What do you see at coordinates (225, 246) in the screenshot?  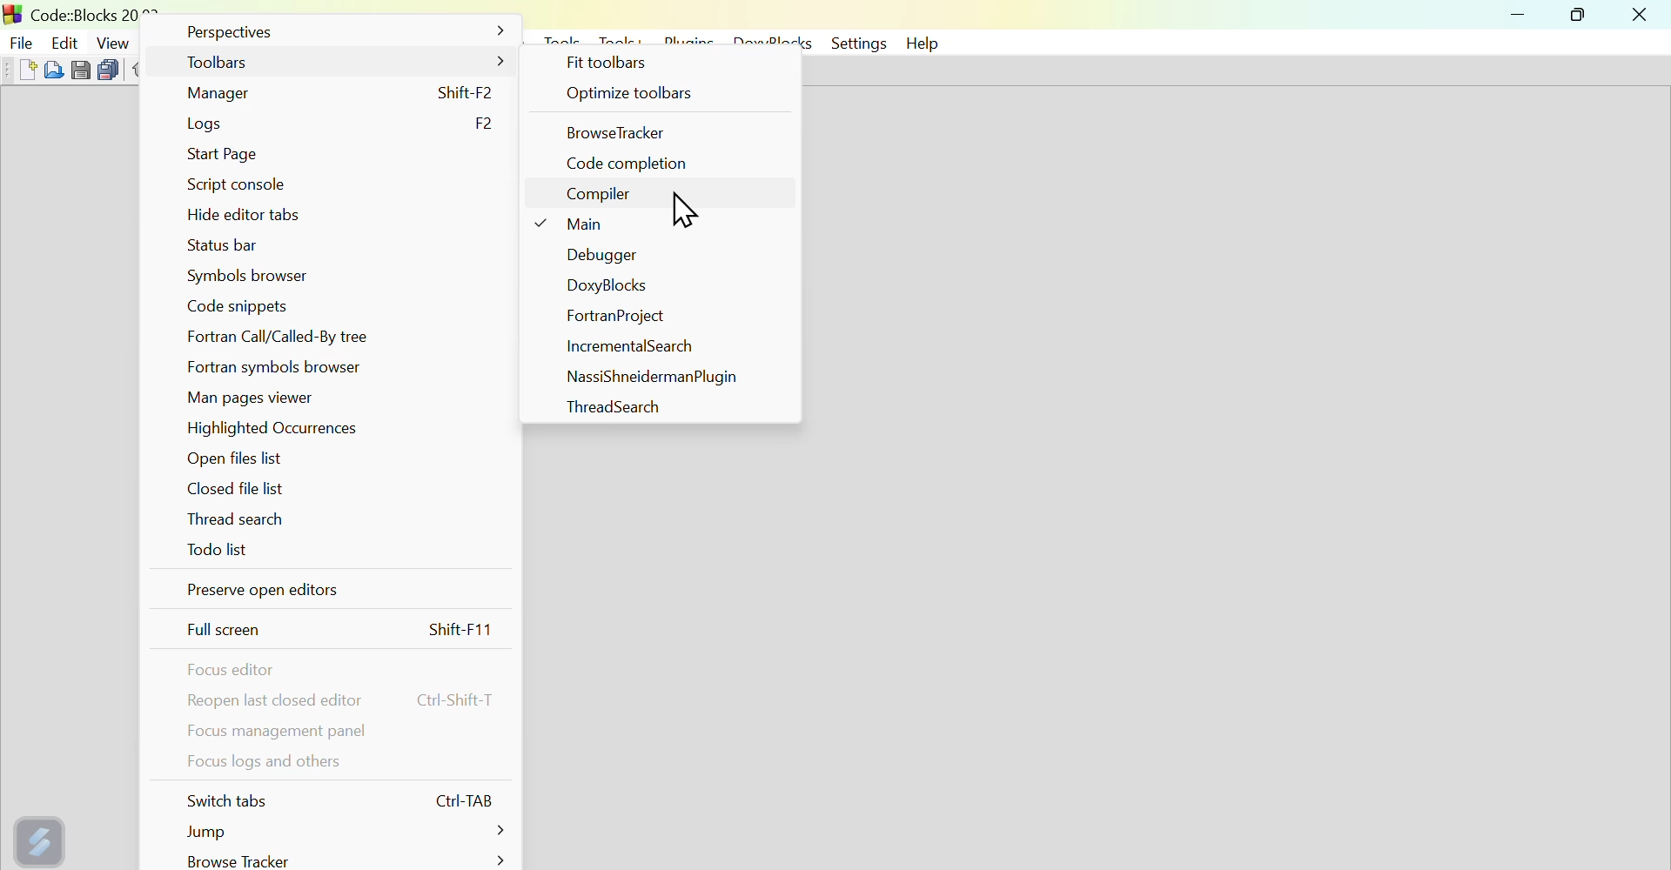 I see `Status bar` at bounding box center [225, 246].